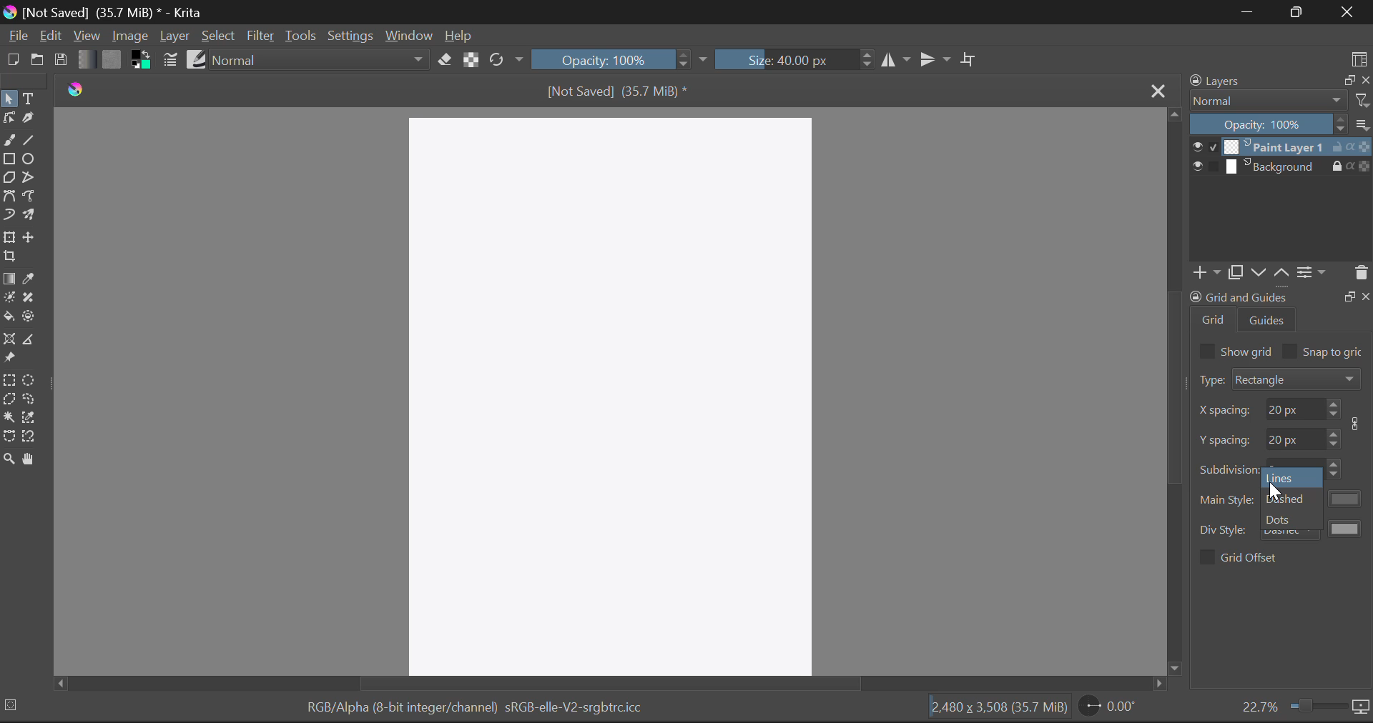 Image resolution: width=1373 pixels, height=723 pixels. Describe the element at coordinates (507, 60) in the screenshot. I see `Rotate` at that location.